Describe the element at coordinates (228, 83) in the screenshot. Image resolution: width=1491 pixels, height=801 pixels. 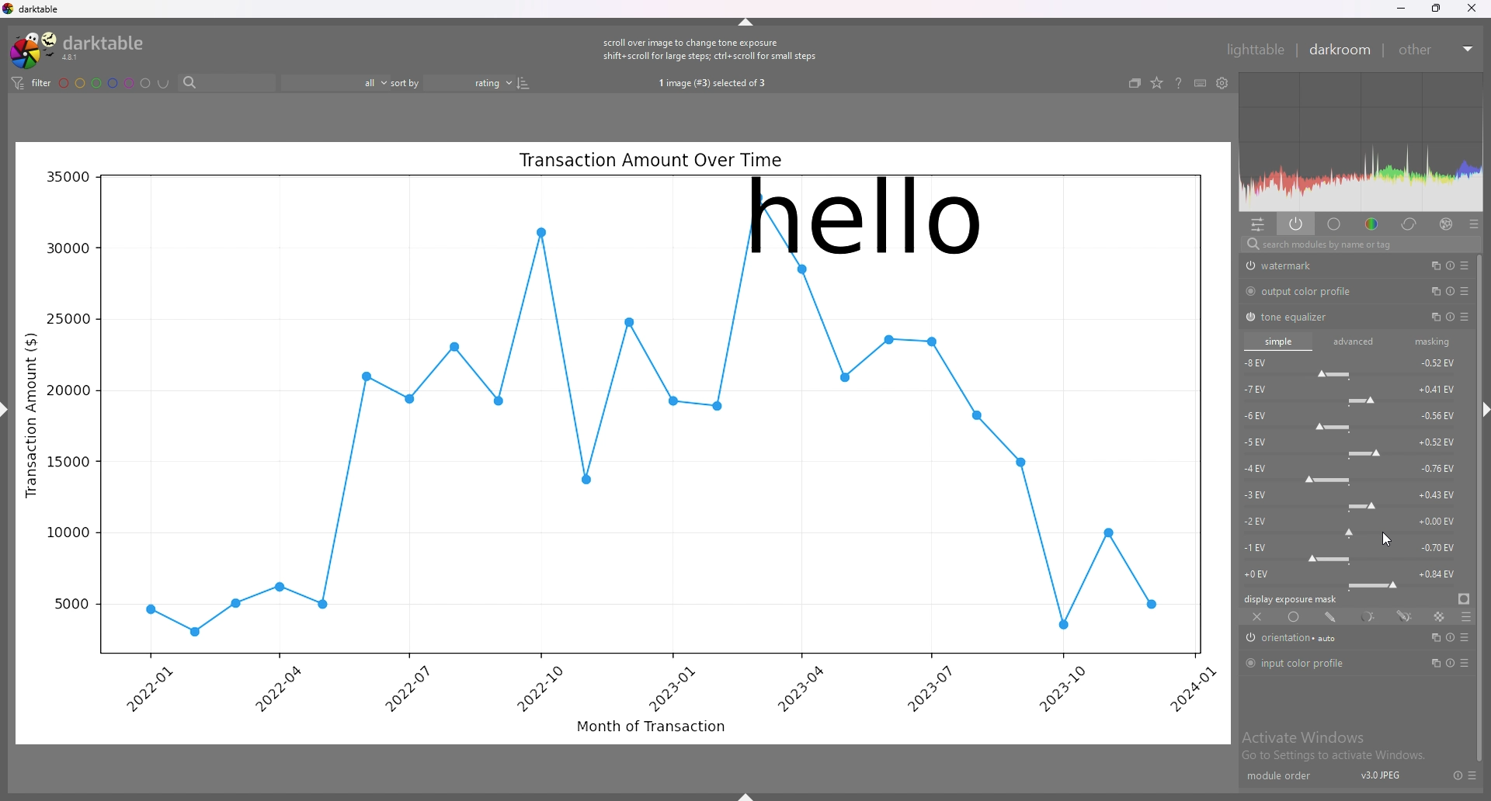
I see `search bar` at that location.